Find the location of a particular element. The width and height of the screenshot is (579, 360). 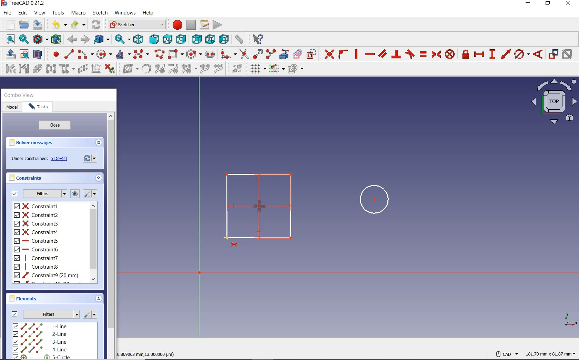

1-line is located at coordinates (40, 325).